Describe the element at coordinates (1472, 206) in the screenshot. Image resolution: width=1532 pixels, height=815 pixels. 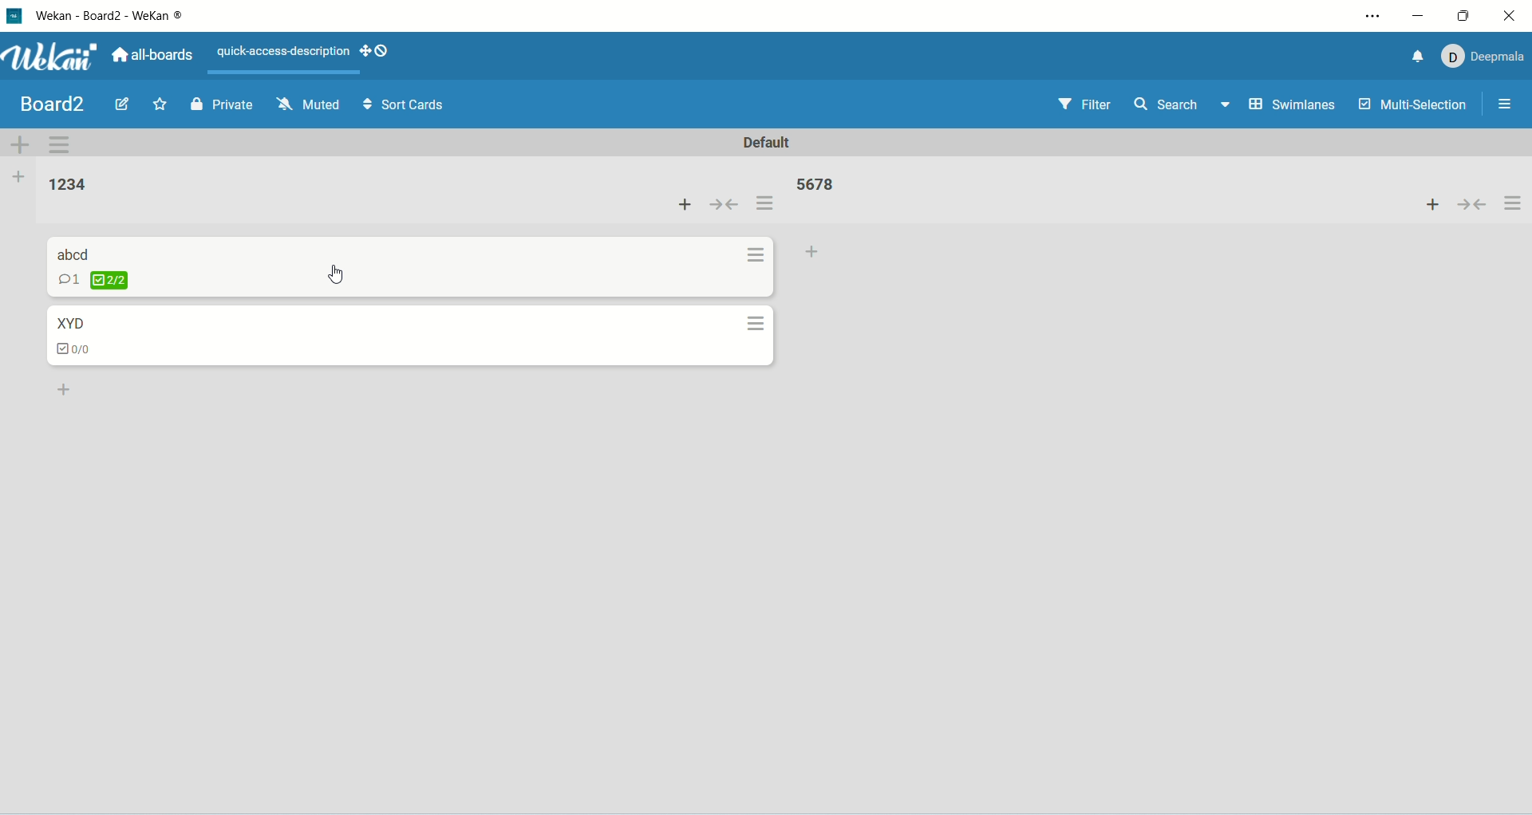
I see `collapse` at that location.